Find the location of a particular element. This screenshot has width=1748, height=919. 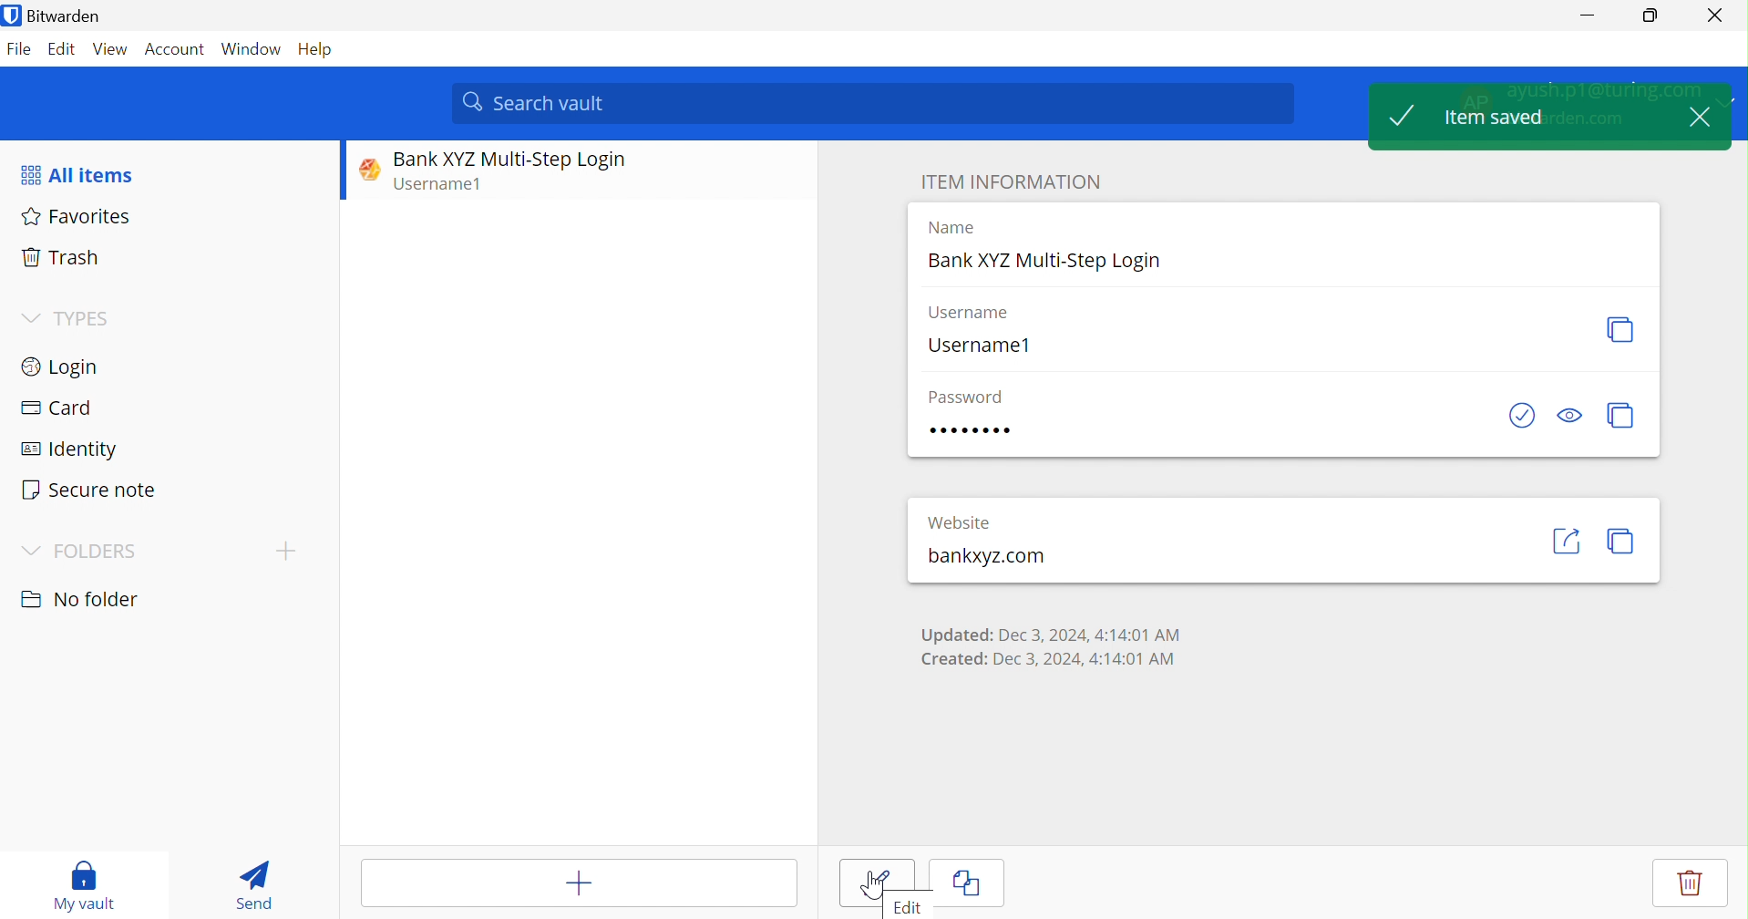

Help is located at coordinates (318, 51).